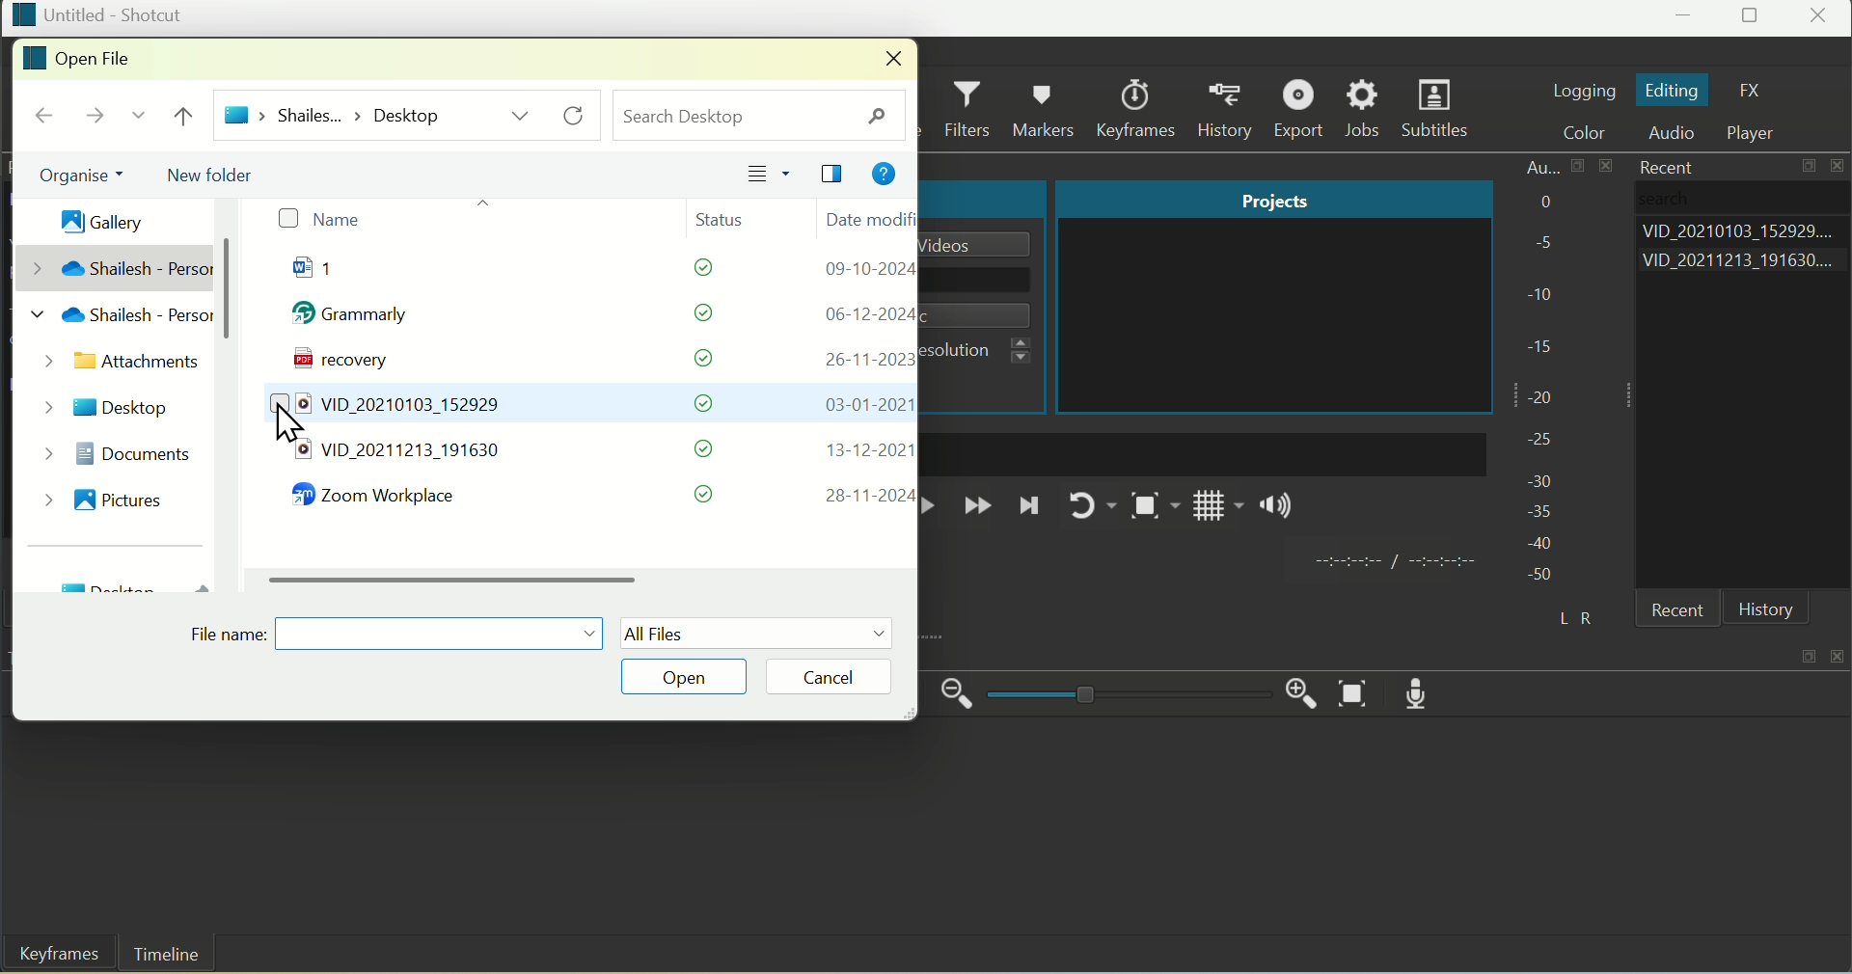 The height and width of the screenshot is (974, 1852). Describe the element at coordinates (334, 272) in the screenshot. I see `1` at that location.